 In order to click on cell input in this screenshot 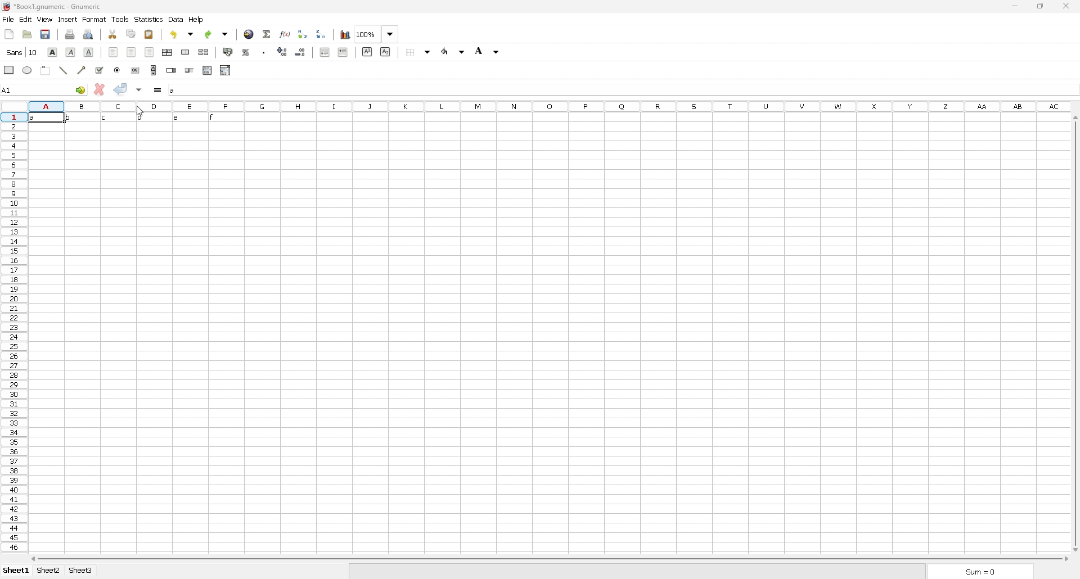, I will do `click(622, 90)`.